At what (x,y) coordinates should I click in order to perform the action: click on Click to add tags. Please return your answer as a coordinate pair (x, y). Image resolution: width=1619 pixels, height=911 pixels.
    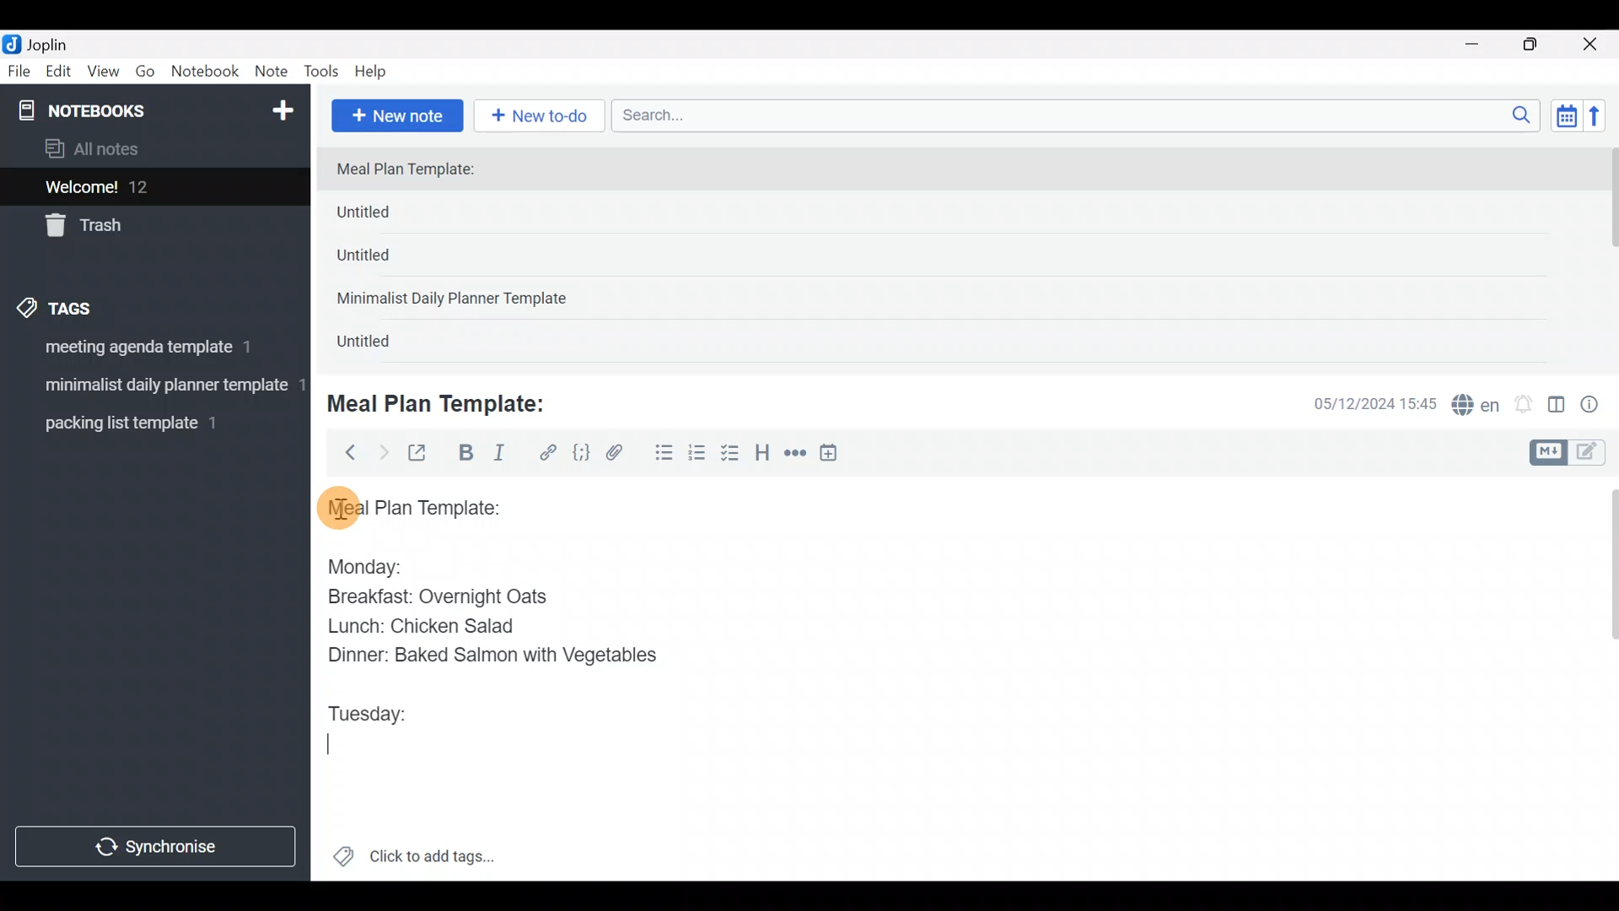
    Looking at the image, I should click on (413, 862).